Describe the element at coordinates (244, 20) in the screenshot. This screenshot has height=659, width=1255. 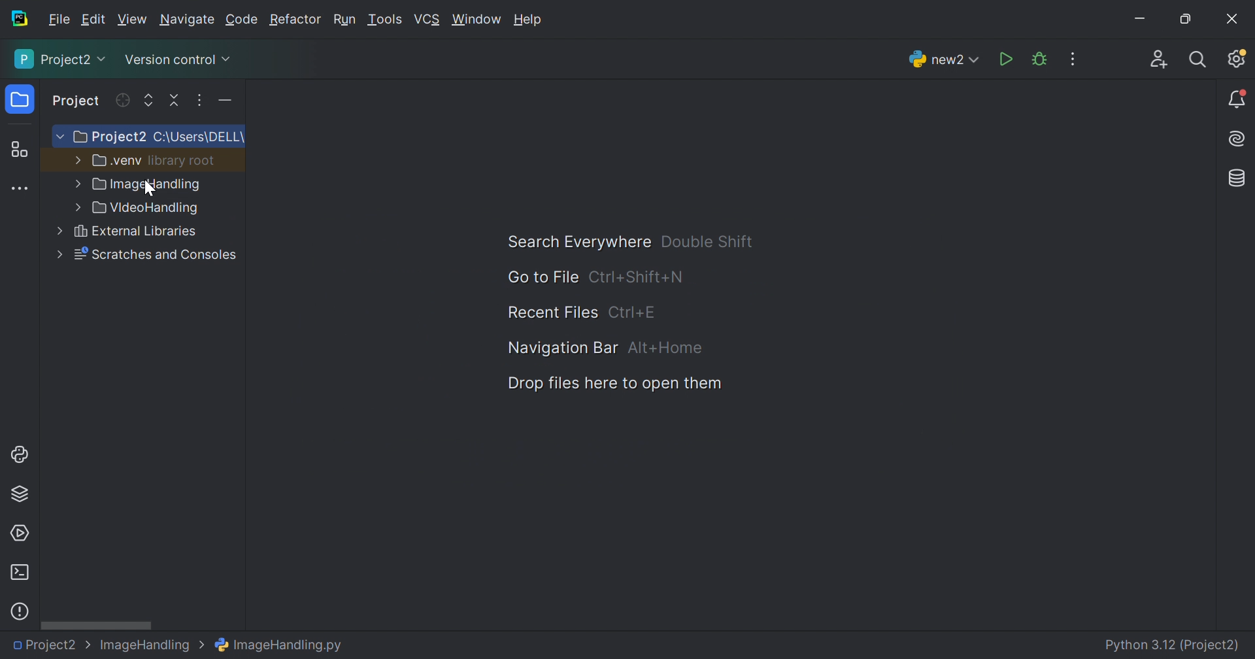
I see `Code` at that location.